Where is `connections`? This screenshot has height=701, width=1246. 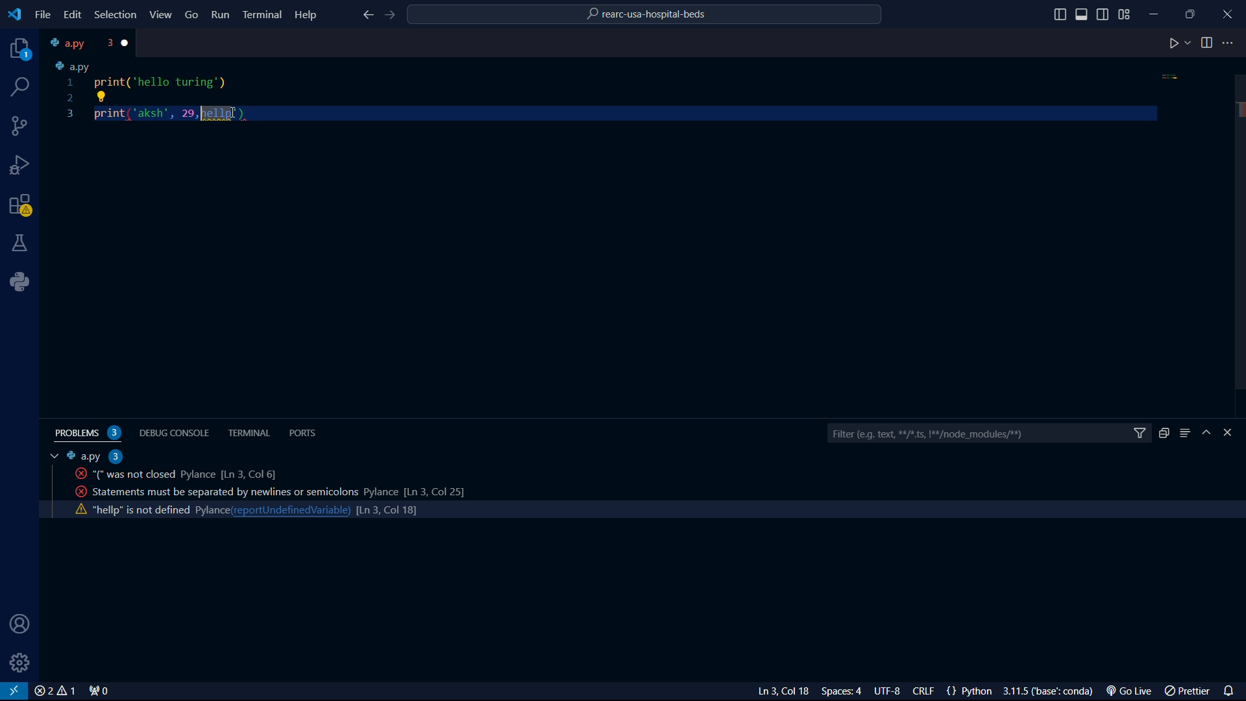
connections is located at coordinates (20, 126).